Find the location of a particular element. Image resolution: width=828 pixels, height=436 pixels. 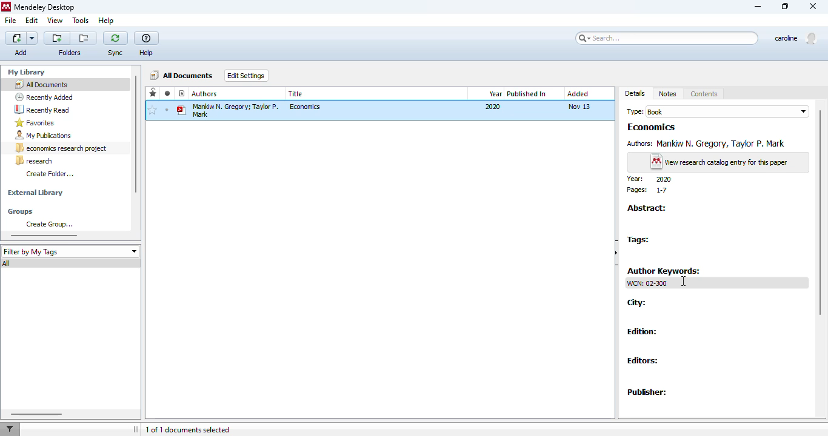

read/unread is located at coordinates (167, 93).